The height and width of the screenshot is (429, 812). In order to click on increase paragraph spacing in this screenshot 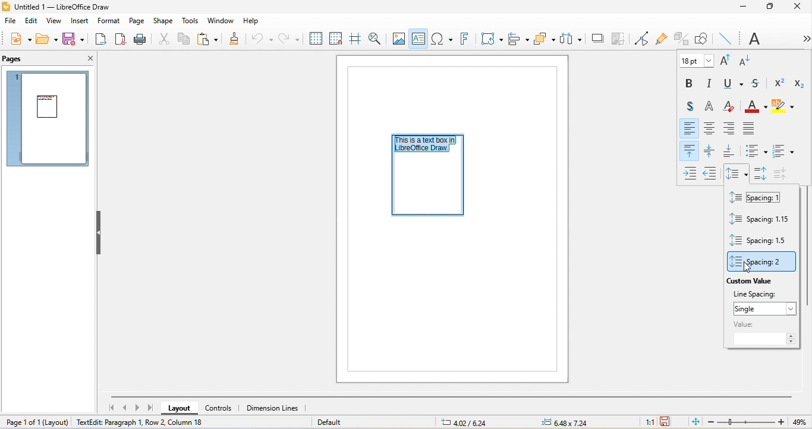, I will do `click(760, 171)`.